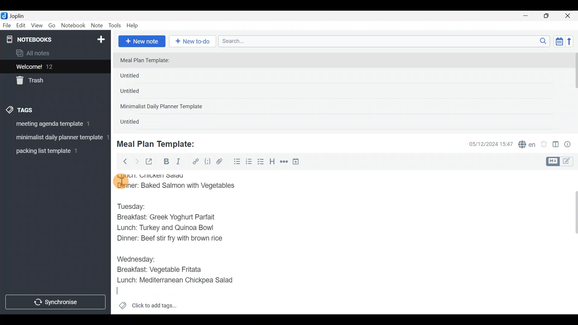 This screenshot has width=578, height=325. Describe the element at coordinates (544, 145) in the screenshot. I see `Set alarm` at that location.